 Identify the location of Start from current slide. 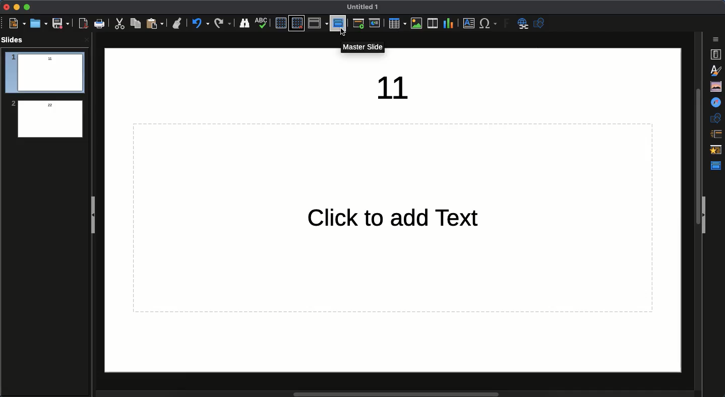
(376, 23).